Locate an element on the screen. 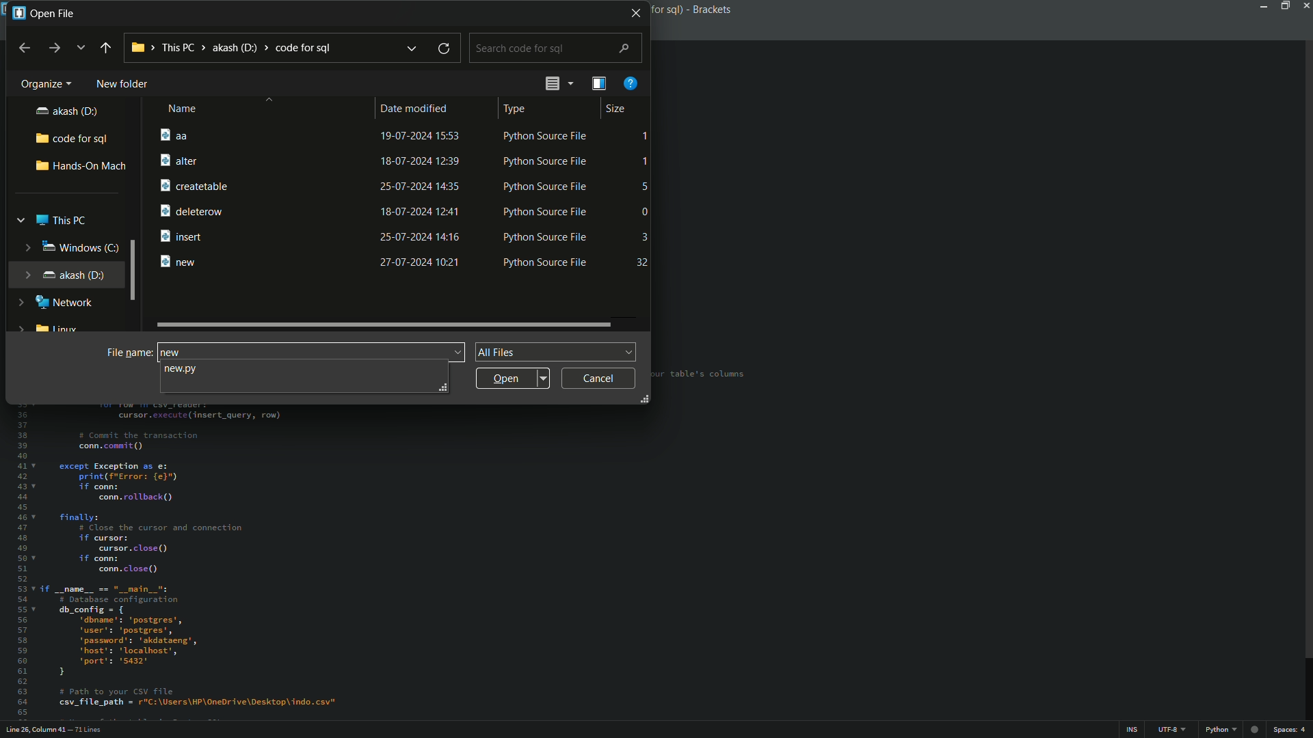 The height and width of the screenshot is (738, 1313). name is located at coordinates (180, 109).